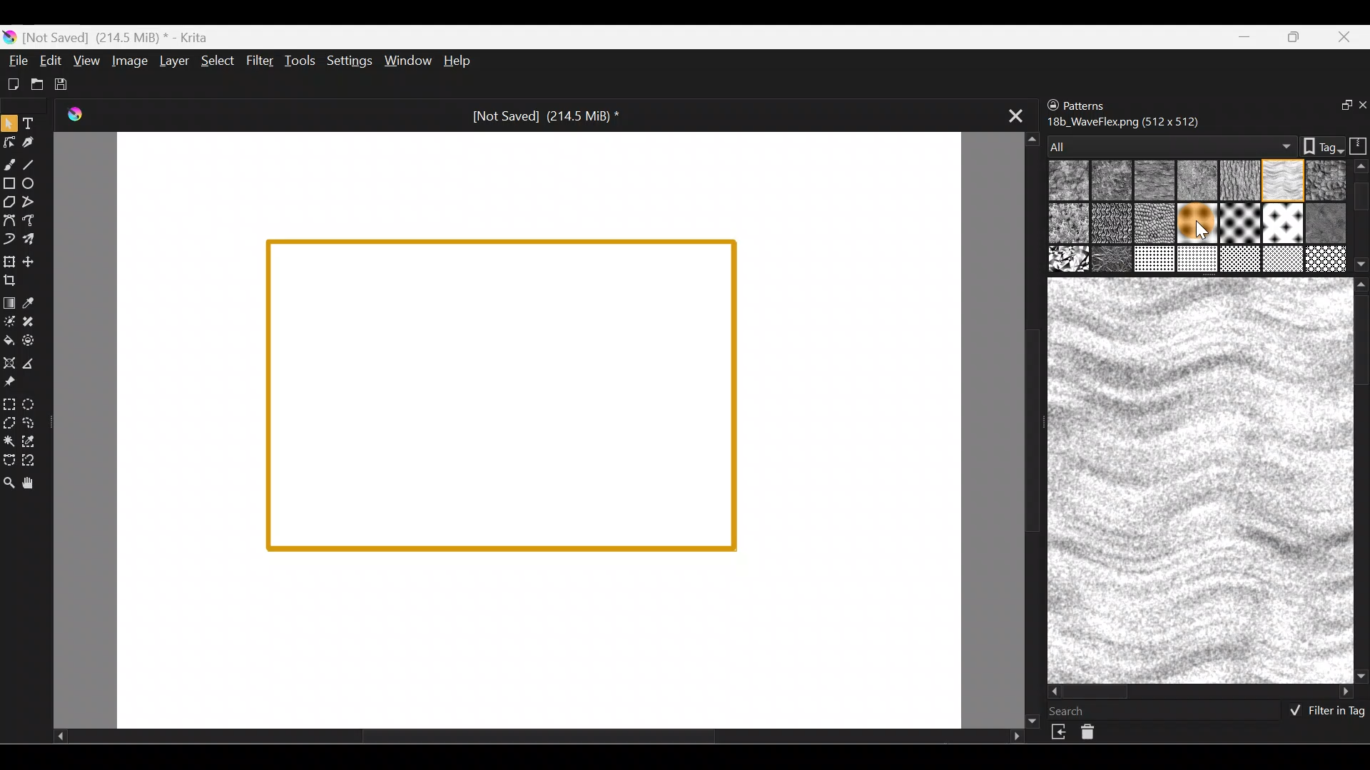 The height and width of the screenshot is (770, 1370). I want to click on Contiguous selection tool, so click(10, 442).